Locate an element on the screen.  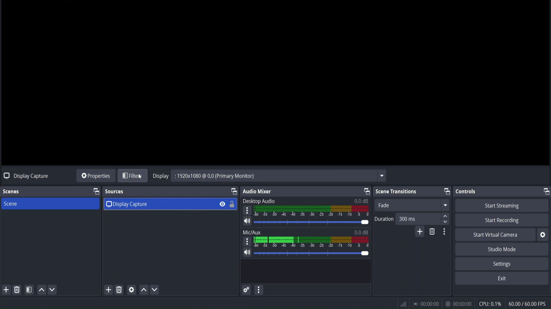
start virtual camera is located at coordinates (496, 235).